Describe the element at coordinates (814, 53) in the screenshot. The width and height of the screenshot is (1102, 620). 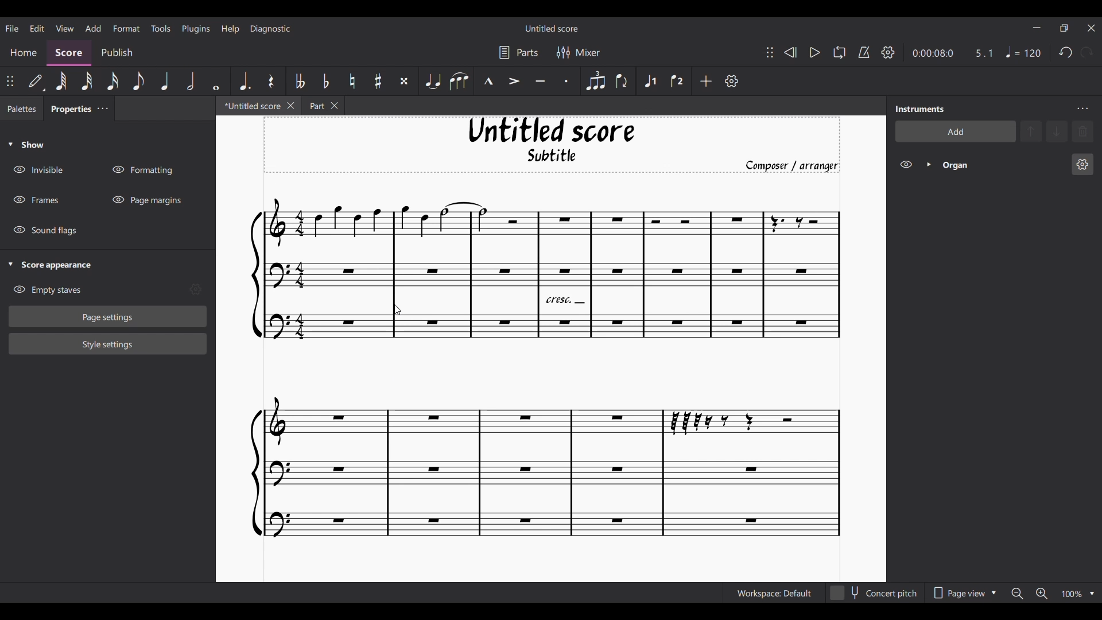
I see `Play` at that location.